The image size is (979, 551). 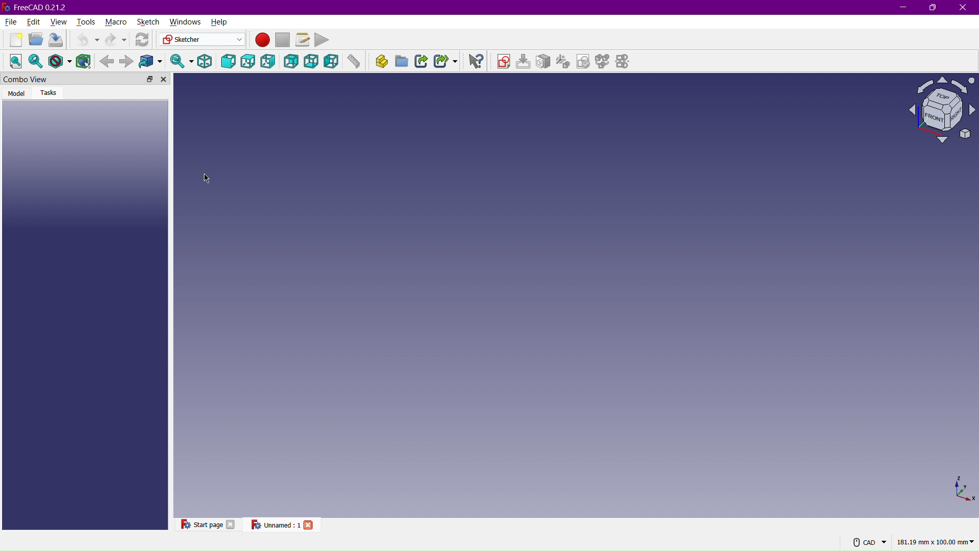 I want to click on Tasks, so click(x=50, y=93).